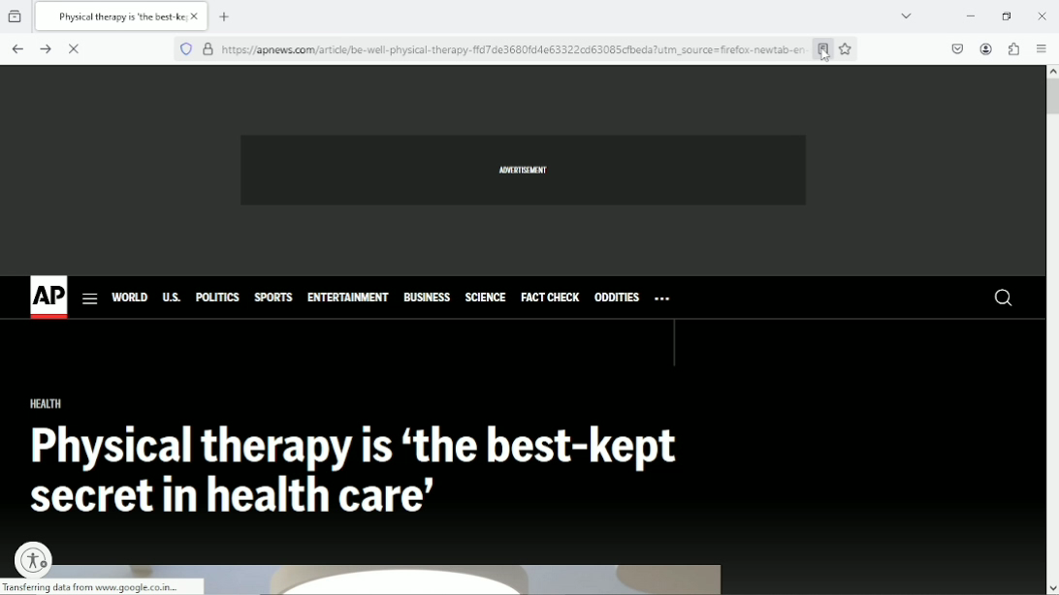 This screenshot has width=1059, height=595. I want to click on Physical therapy is ‘the best-kept secret in health care’, so click(366, 468).